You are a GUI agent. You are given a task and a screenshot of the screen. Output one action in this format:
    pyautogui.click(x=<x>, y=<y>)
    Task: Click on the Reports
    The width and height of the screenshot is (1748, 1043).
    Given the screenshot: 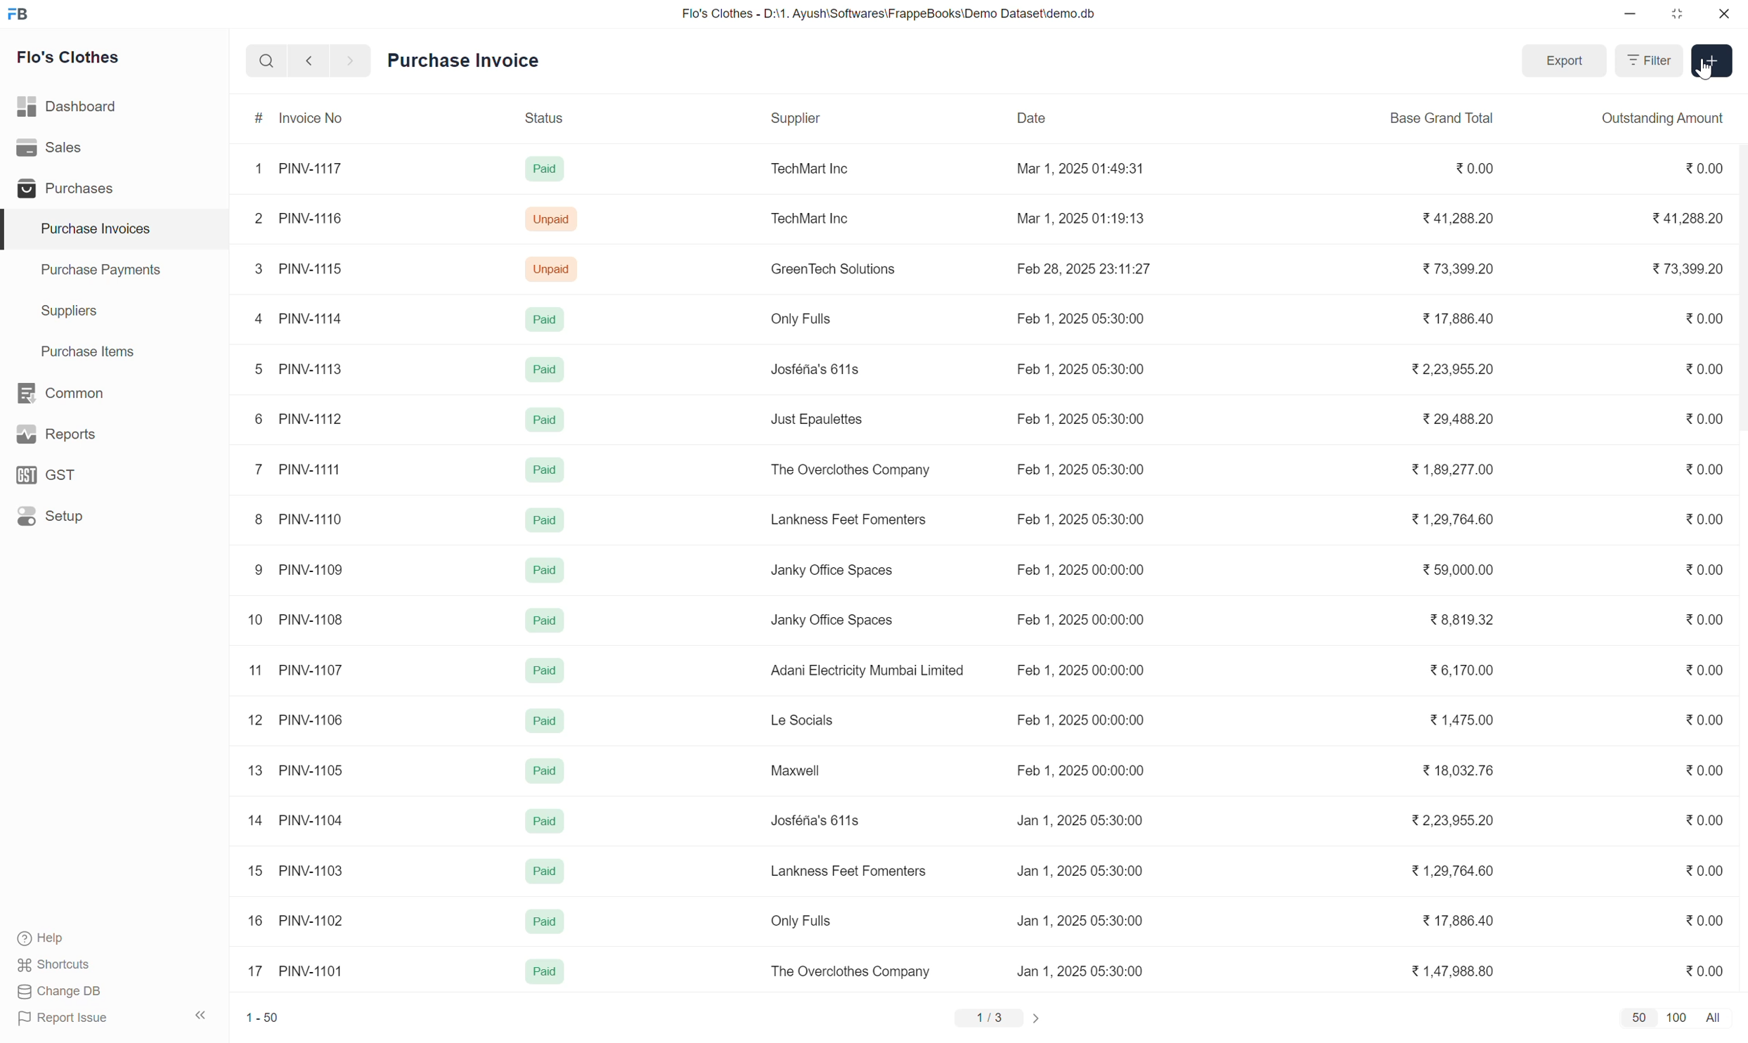 What is the action you would take?
    pyautogui.click(x=114, y=434)
    